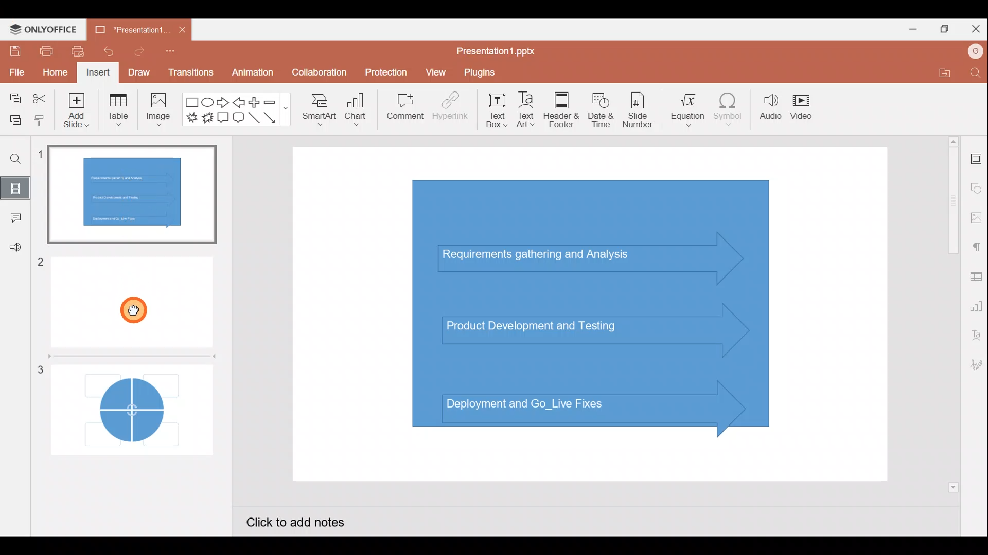 The width and height of the screenshot is (988, 555). What do you see at coordinates (130, 297) in the screenshot?
I see `Slide 2` at bounding box center [130, 297].